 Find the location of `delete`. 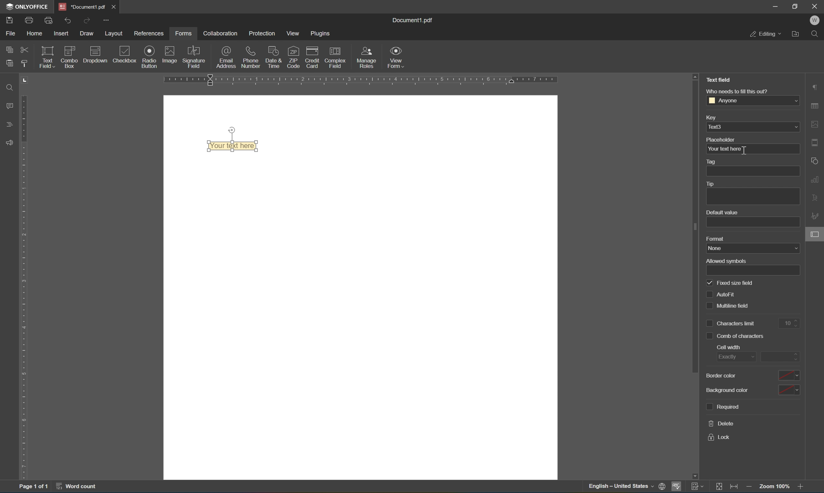

delete is located at coordinates (721, 423).